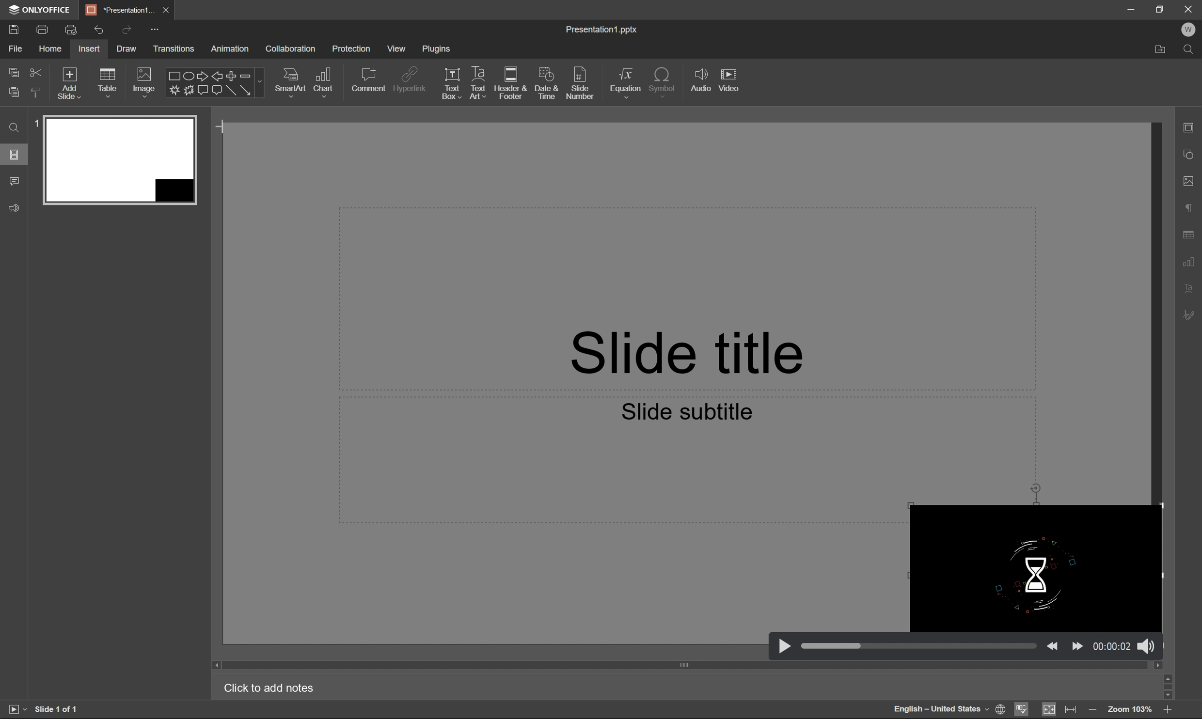 The height and width of the screenshot is (719, 1202). What do you see at coordinates (15, 130) in the screenshot?
I see `Find` at bounding box center [15, 130].